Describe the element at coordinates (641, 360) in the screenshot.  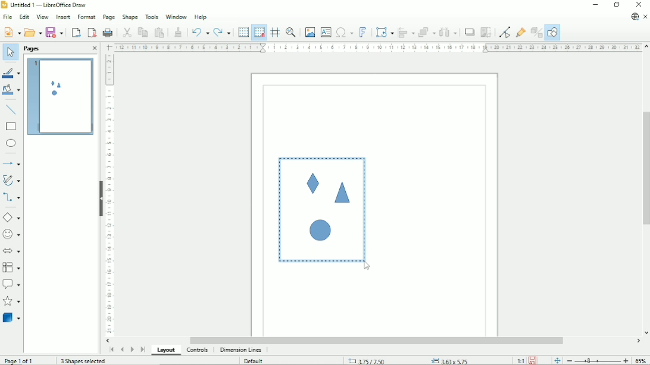
I see `Zoom factor` at that location.